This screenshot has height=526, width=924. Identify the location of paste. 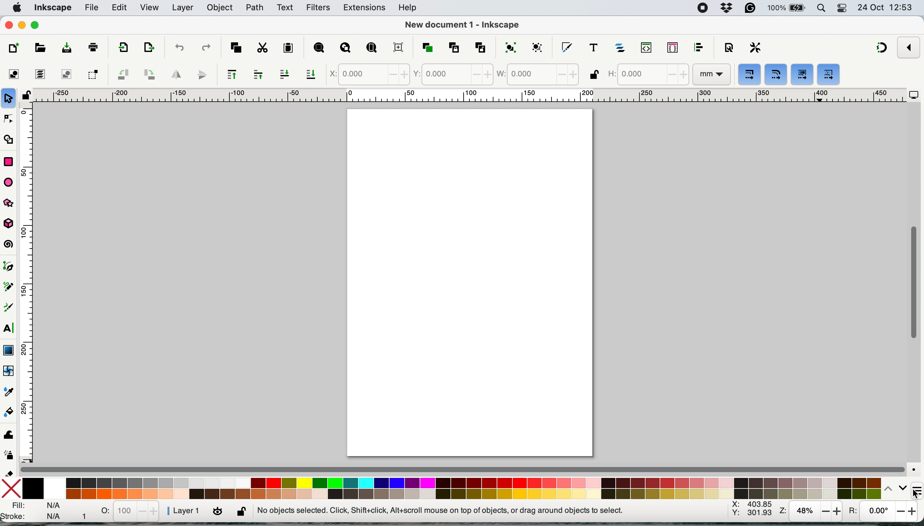
(287, 49).